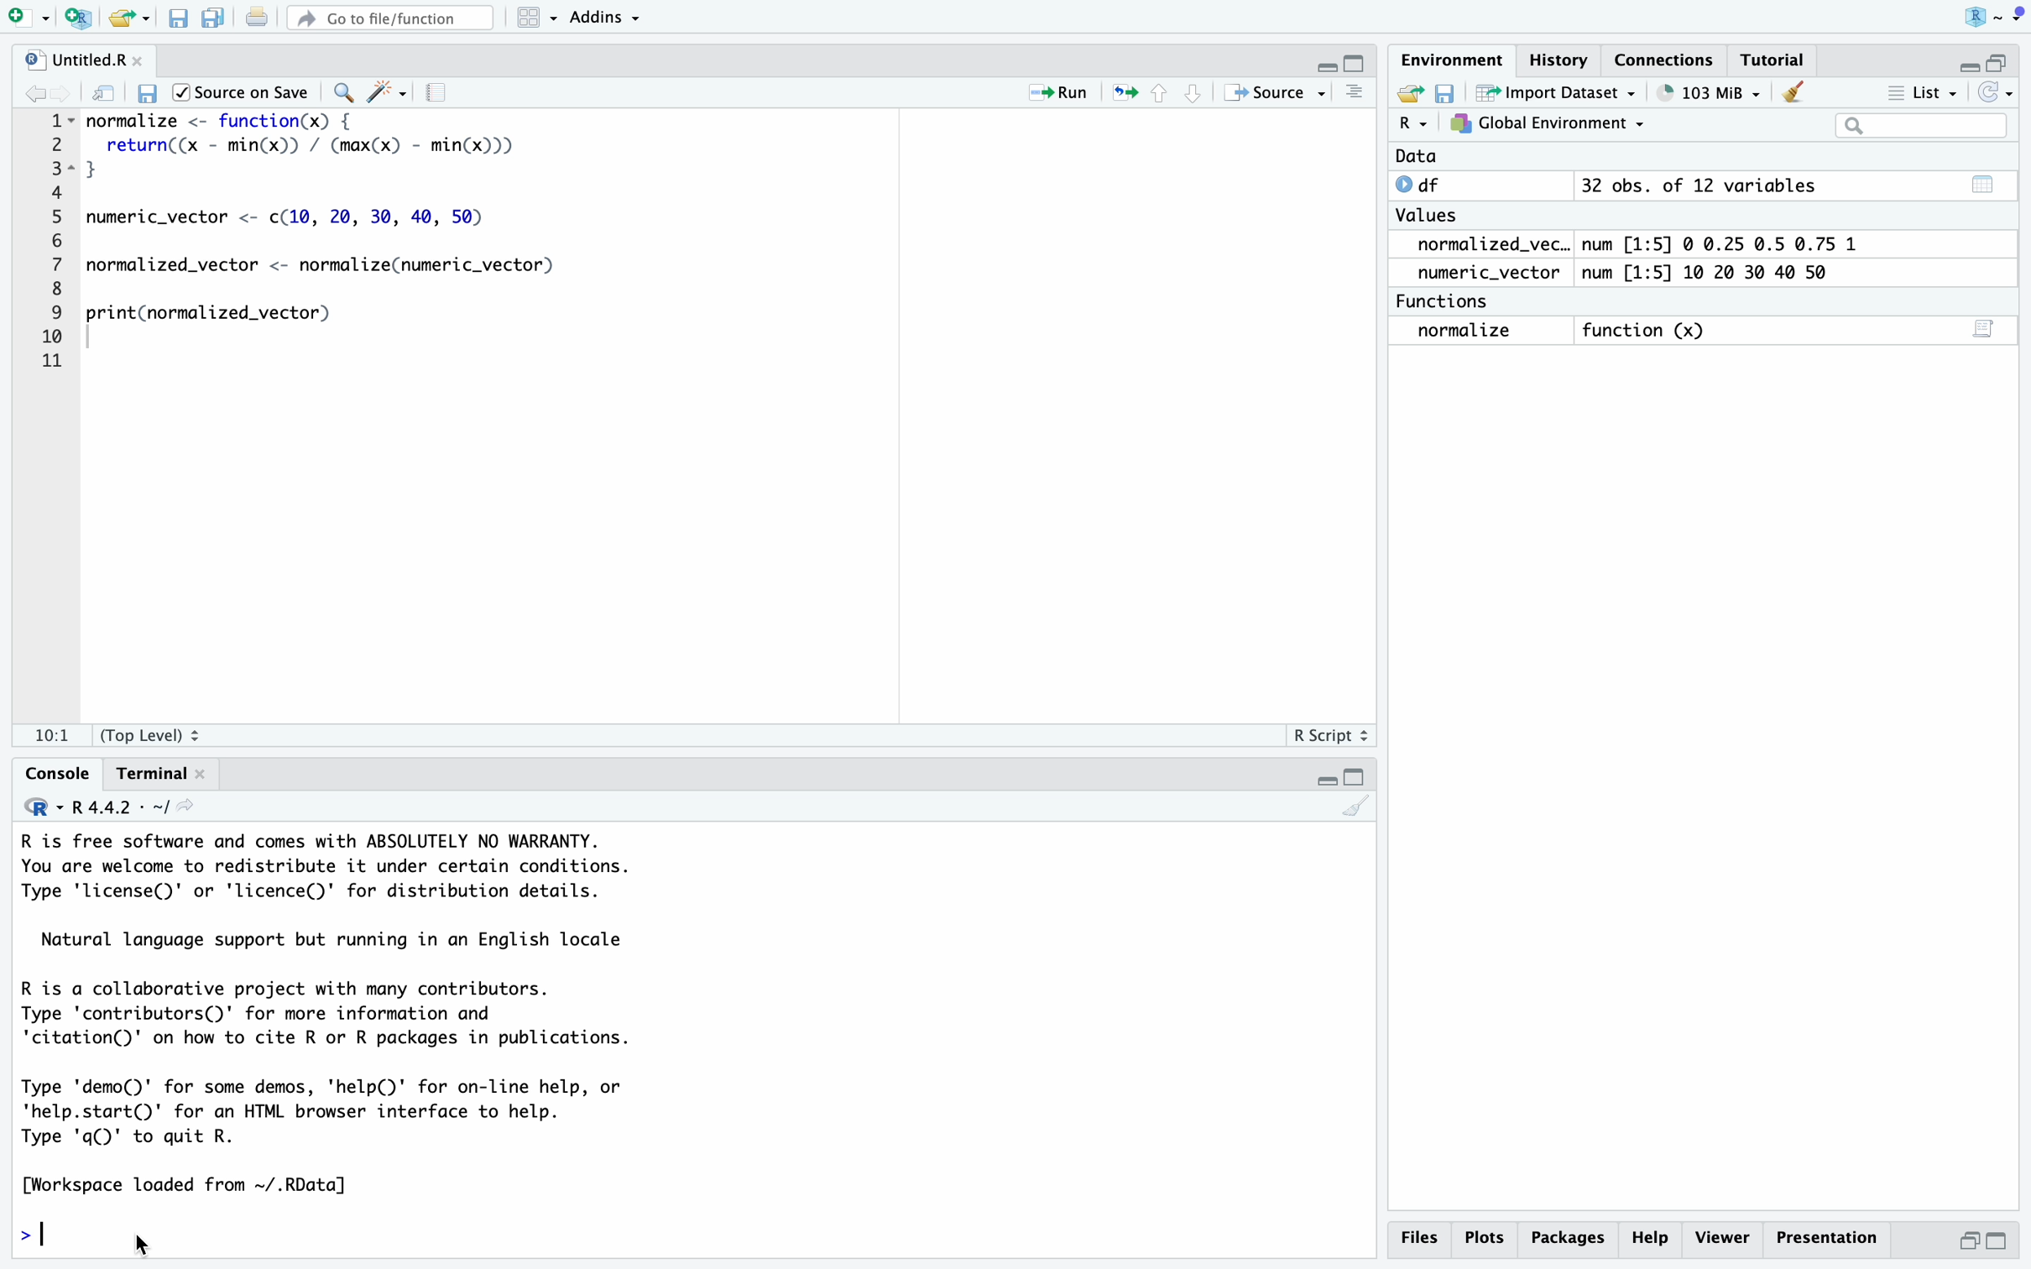 The image size is (2031, 1269). Describe the element at coordinates (1967, 1240) in the screenshot. I see `Minimize` at that location.